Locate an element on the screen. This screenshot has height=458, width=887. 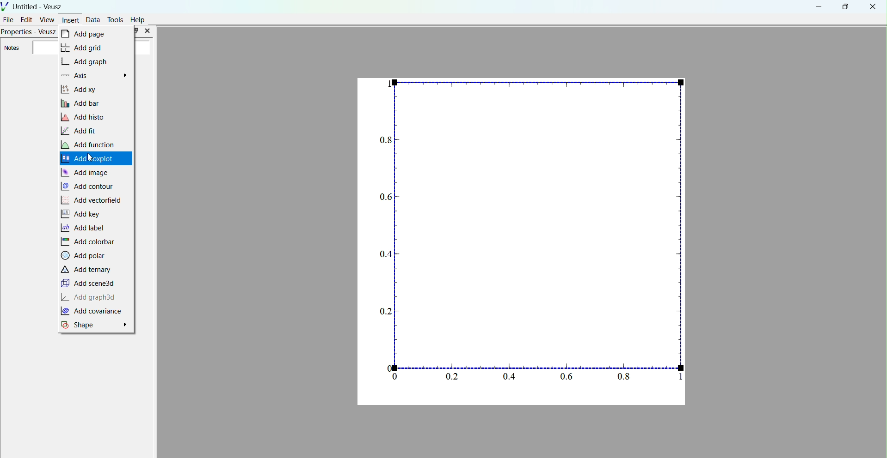
Notes is located at coordinates (12, 48).